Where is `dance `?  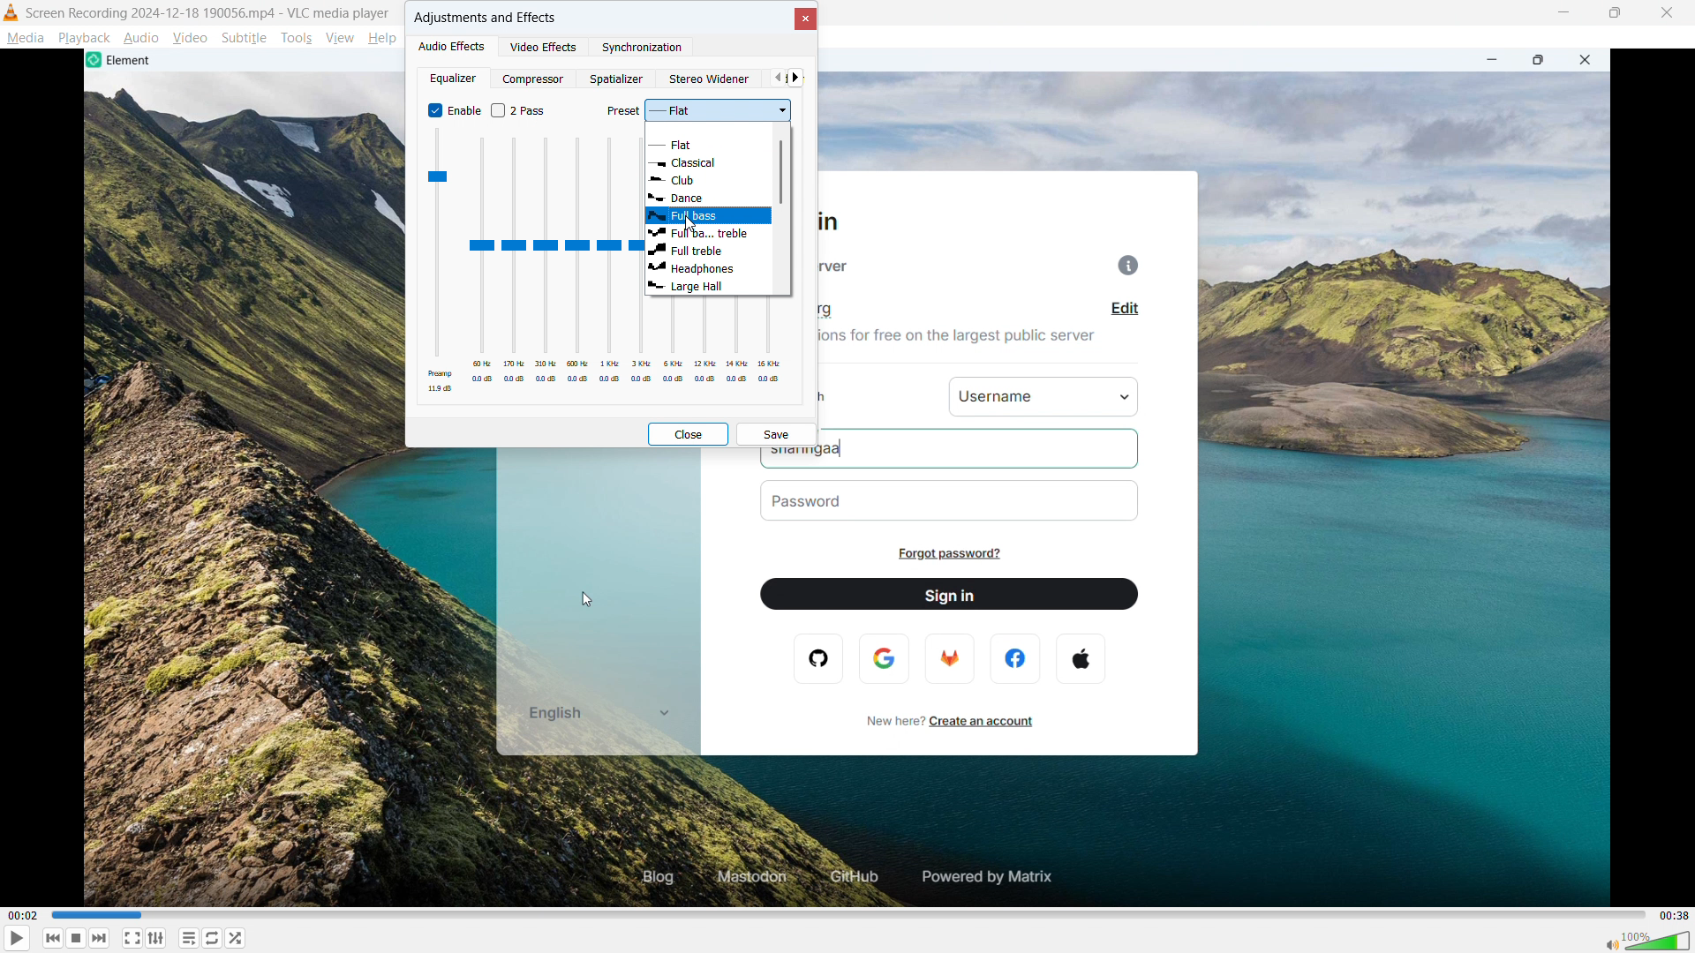
dance  is located at coordinates (699, 196).